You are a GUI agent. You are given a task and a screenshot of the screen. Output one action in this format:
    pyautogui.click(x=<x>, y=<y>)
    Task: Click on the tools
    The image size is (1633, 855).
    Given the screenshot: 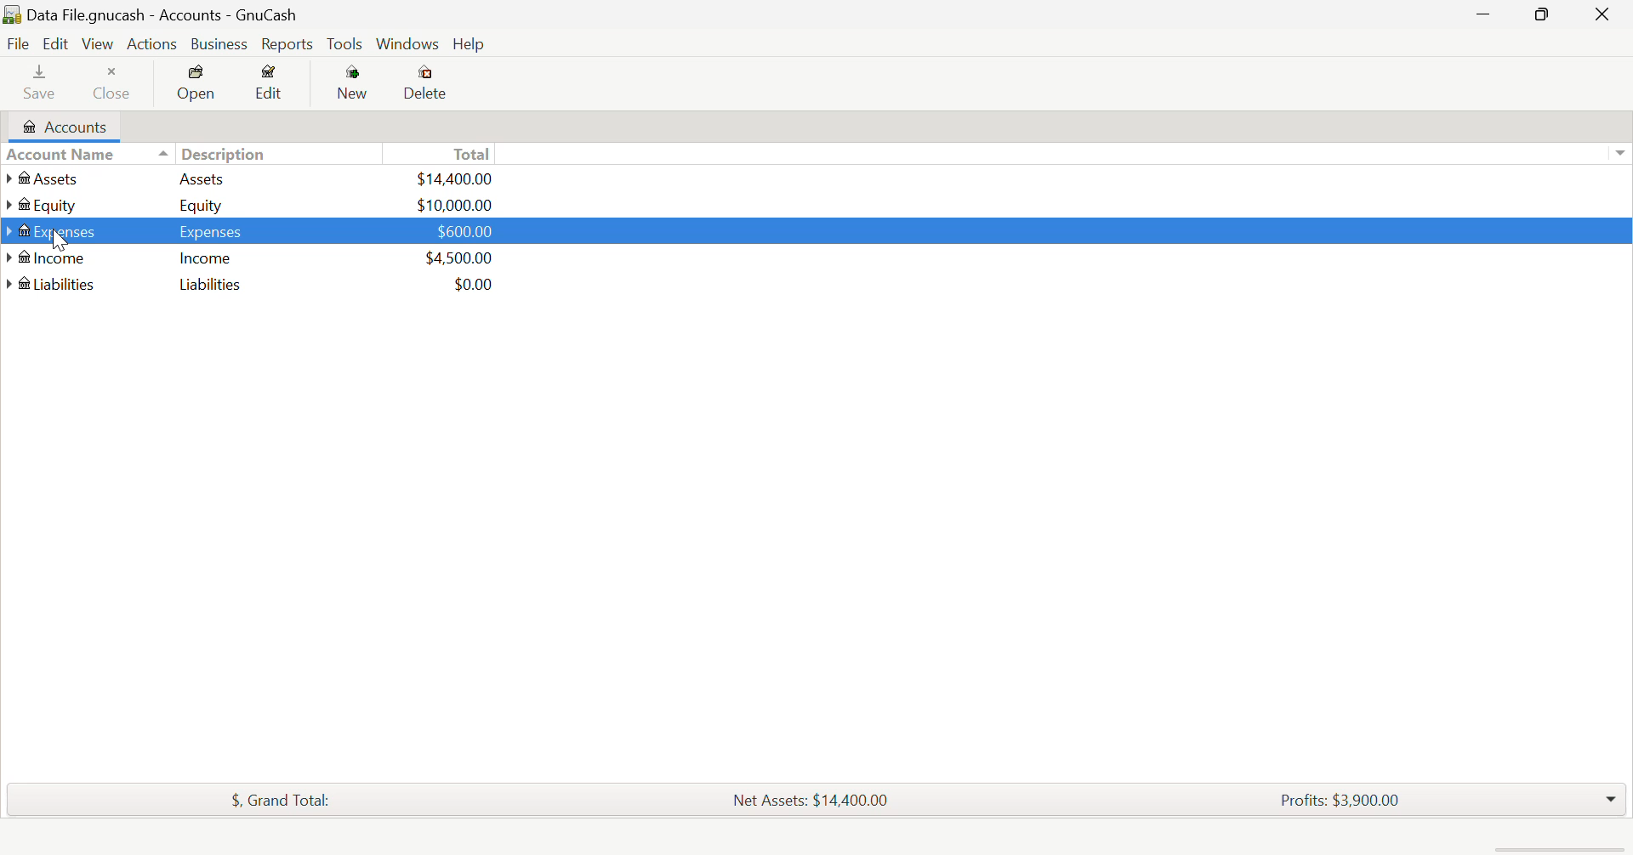 What is the action you would take?
    pyautogui.click(x=346, y=44)
    